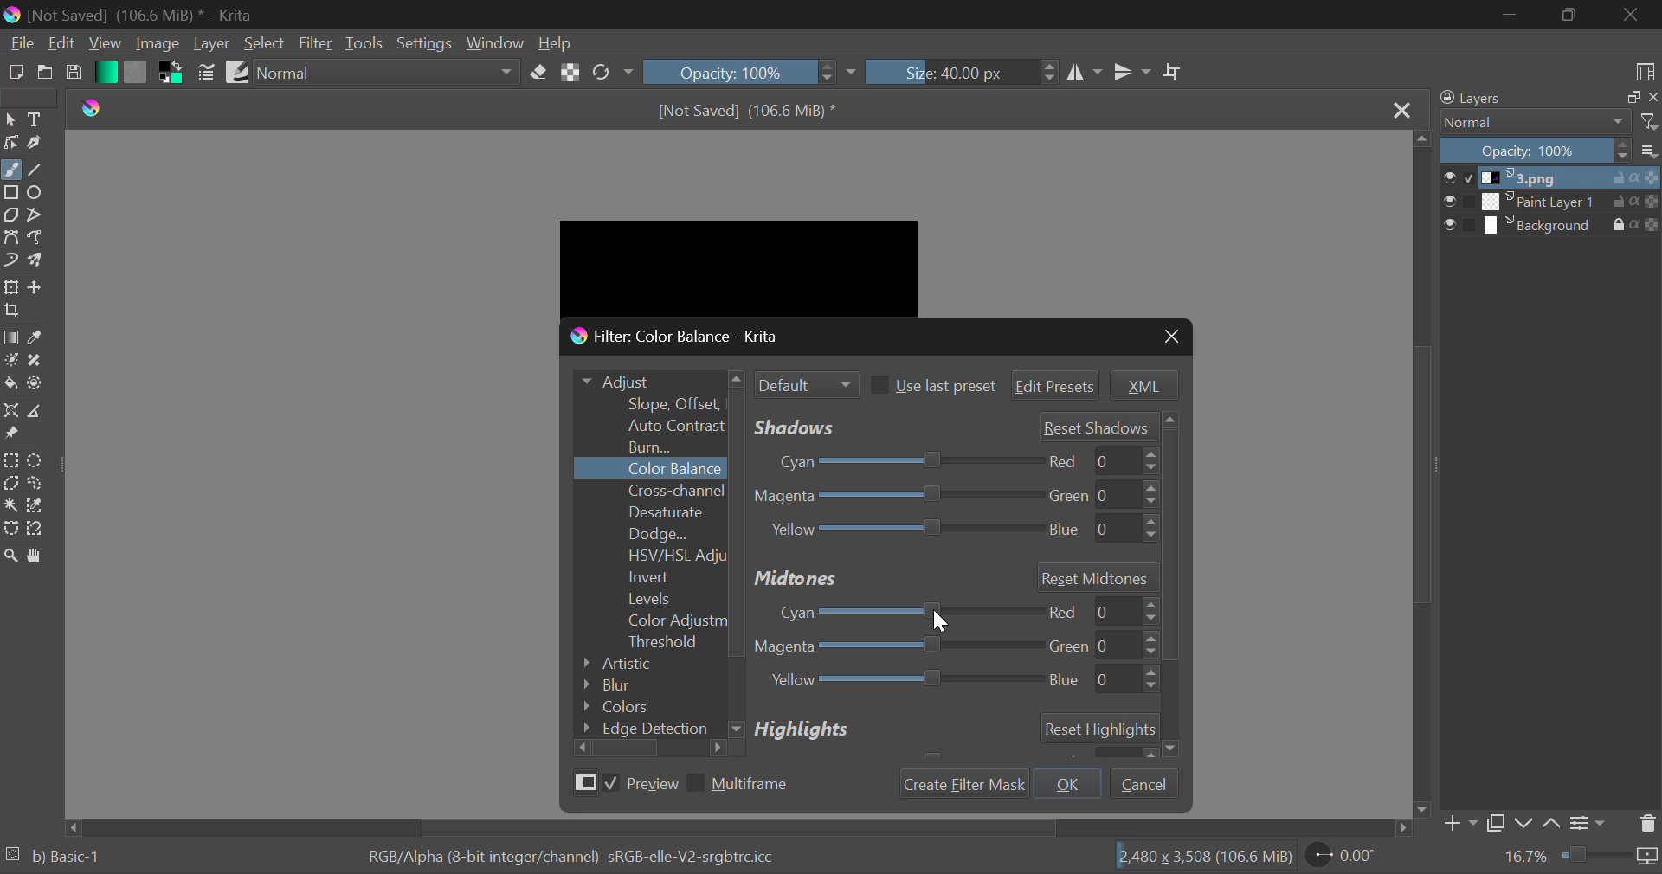  I want to click on Rectangle Selection, so click(10, 460).